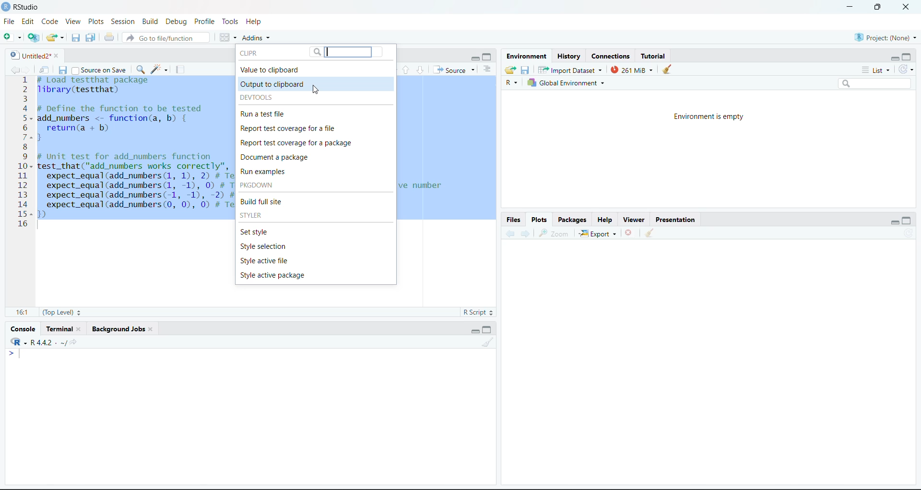 The image size is (921, 490). Describe the element at coordinates (254, 233) in the screenshot. I see `Set style` at that location.